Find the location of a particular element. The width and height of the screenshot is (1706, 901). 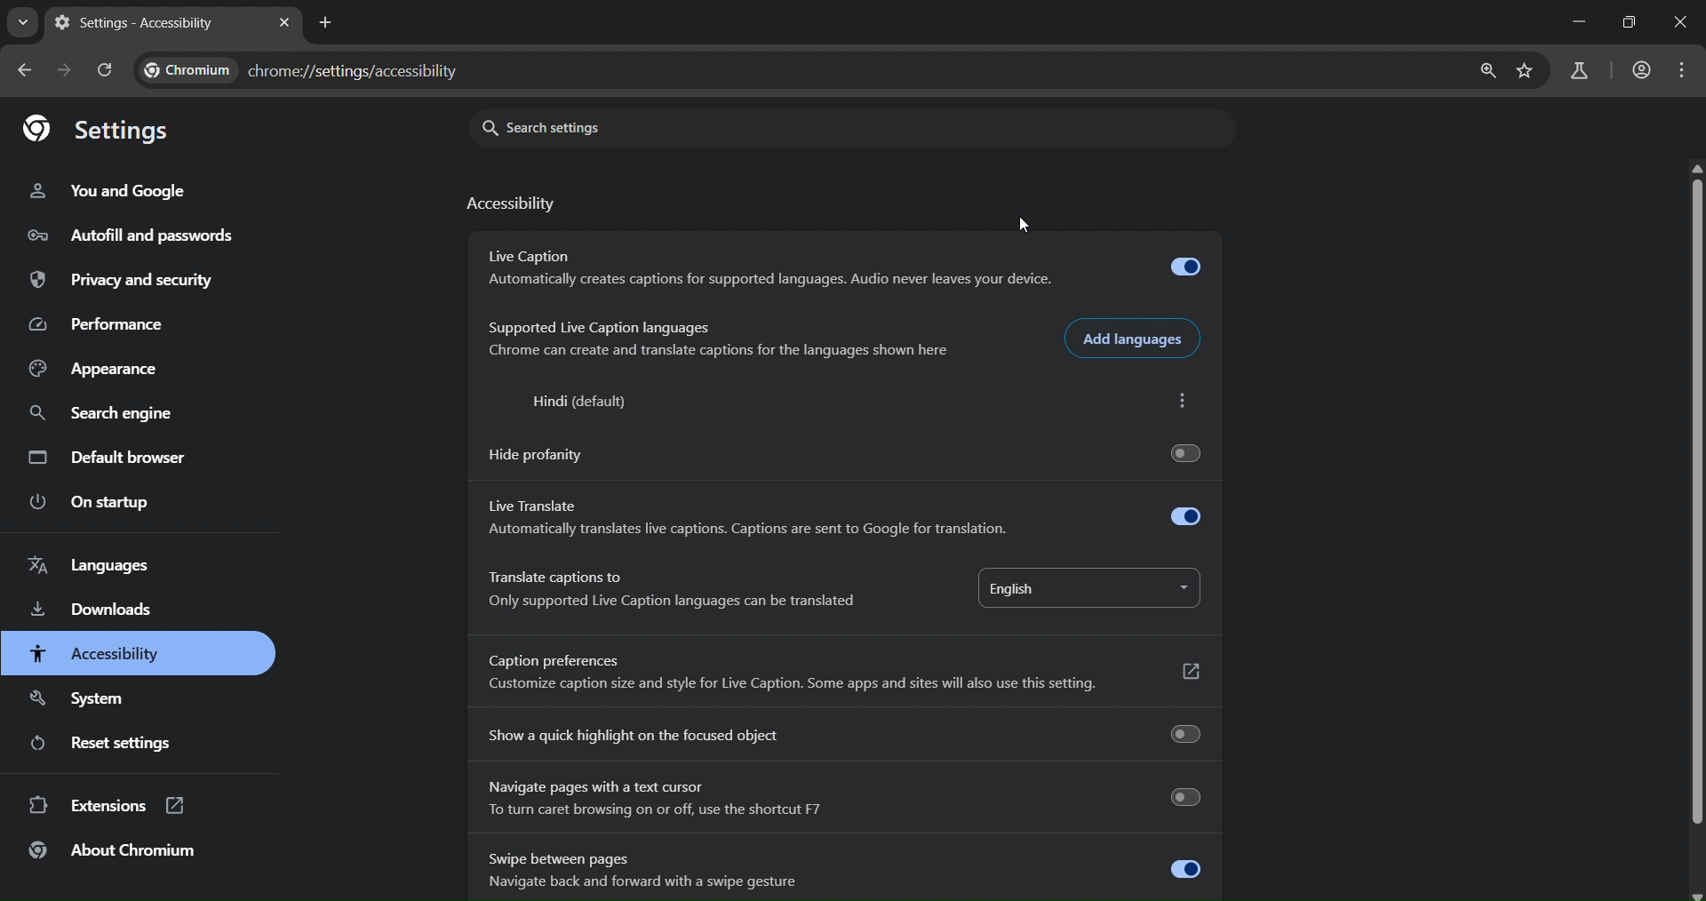

Navigate pages with a text cursor
To turn caret browsing on or off, use the shortcut F7 is located at coordinates (669, 798).